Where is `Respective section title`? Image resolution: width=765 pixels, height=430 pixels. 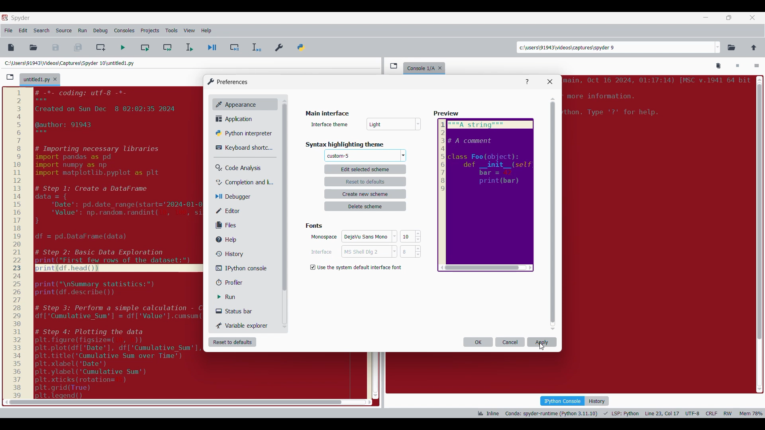
Respective section title is located at coordinates (350, 144).